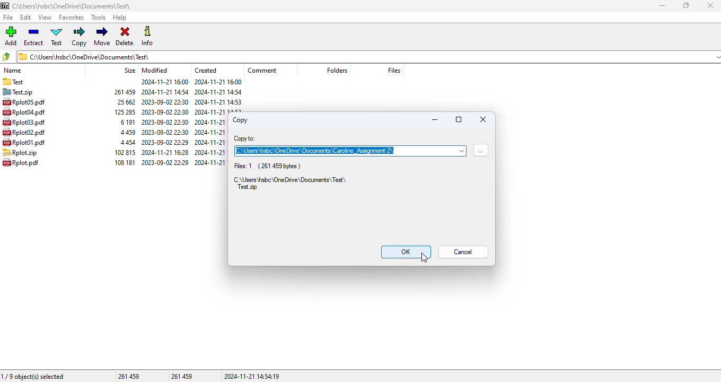  What do you see at coordinates (103, 37) in the screenshot?
I see `move` at bounding box center [103, 37].